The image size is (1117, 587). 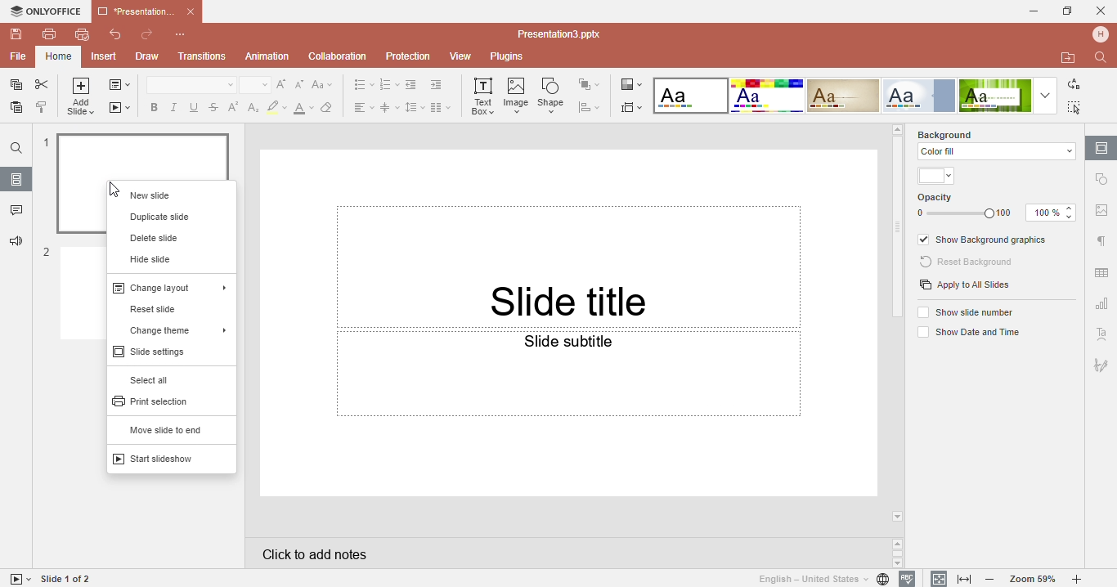 I want to click on Reset background, so click(x=969, y=262).